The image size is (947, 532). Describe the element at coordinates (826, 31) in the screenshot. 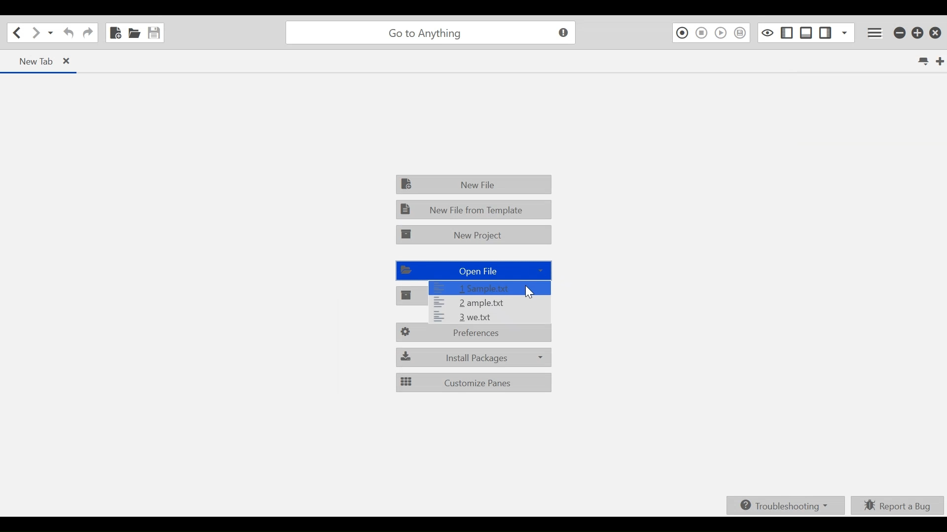

I see `Show/Hide Left Panel` at that location.